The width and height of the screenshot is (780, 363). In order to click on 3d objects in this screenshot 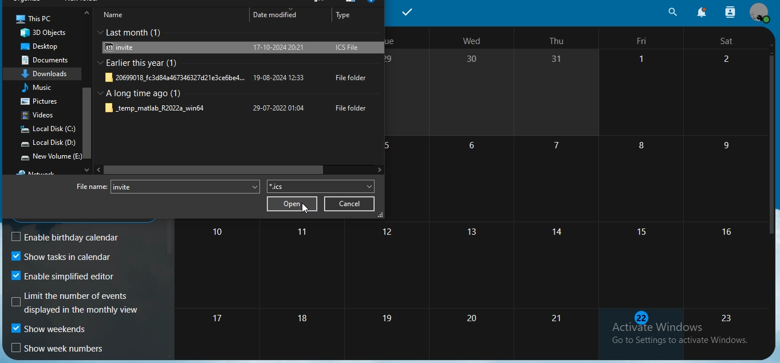, I will do `click(48, 33)`.